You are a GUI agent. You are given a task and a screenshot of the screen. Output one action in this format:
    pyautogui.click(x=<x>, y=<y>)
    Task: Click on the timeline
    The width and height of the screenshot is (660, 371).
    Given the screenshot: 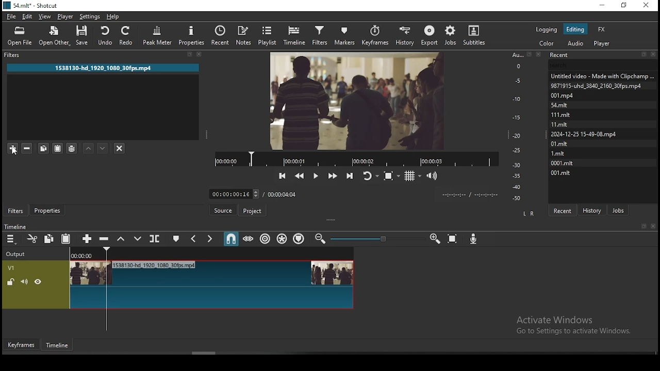 What is the action you would take?
    pyautogui.click(x=59, y=347)
    